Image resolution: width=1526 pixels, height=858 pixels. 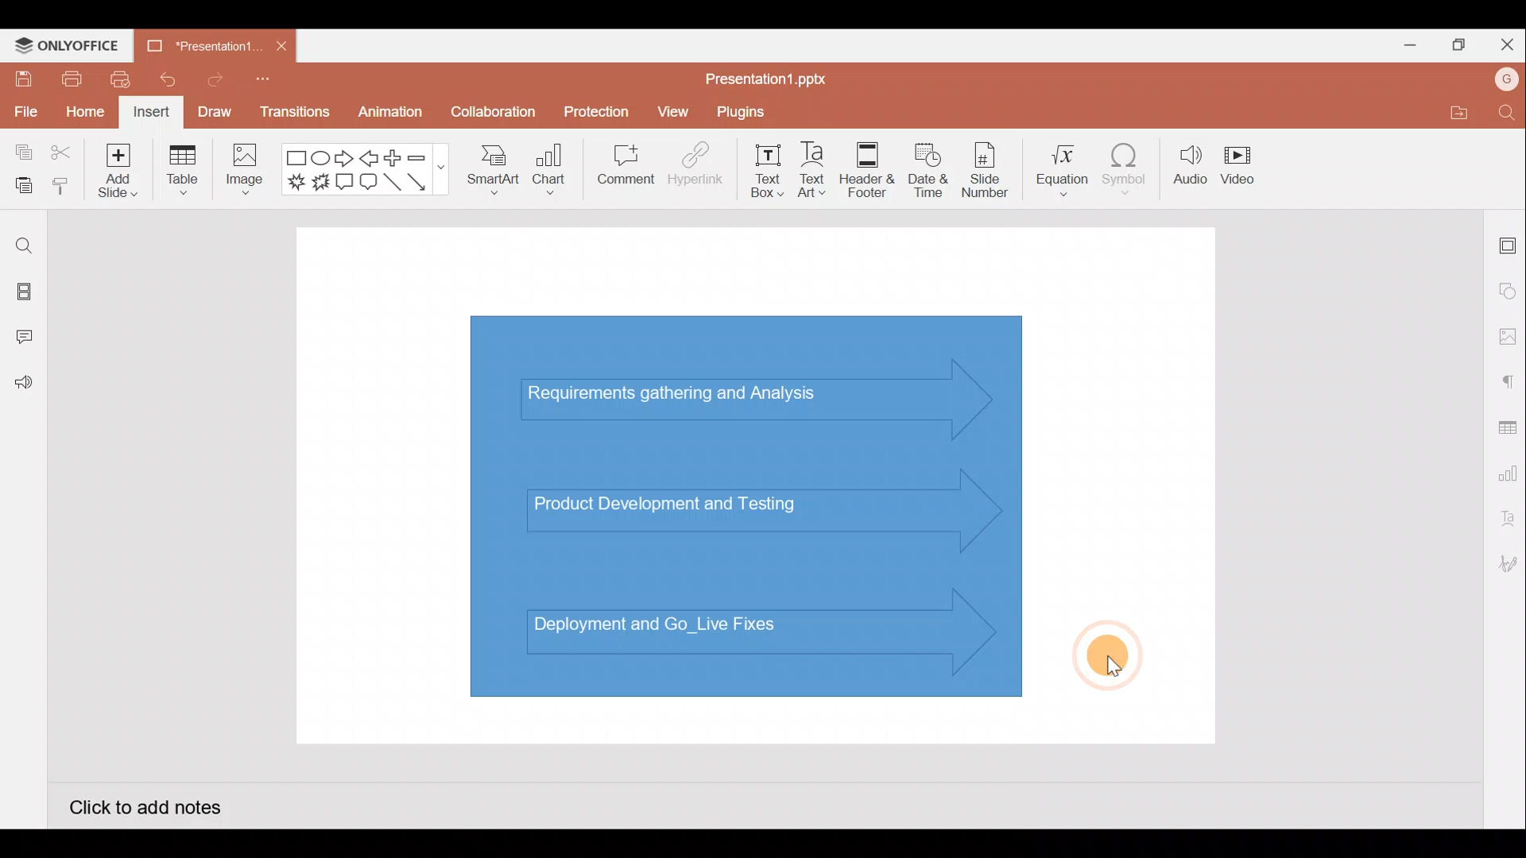 What do you see at coordinates (426, 182) in the screenshot?
I see `Arrow` at bounding box center [426, 182].